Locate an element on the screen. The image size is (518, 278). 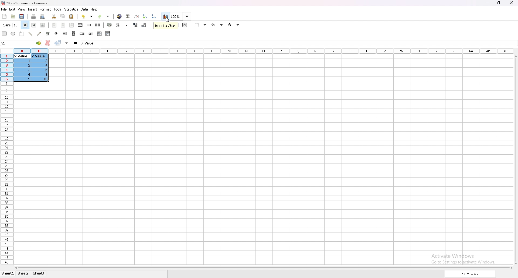
merge cells is located at coordinates (89, 25).